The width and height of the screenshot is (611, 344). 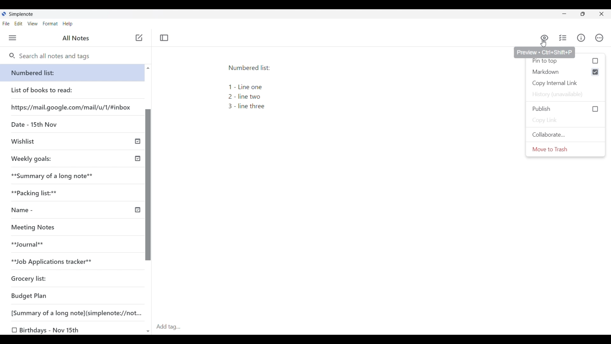 I want to click on Help menu, so click(x=67, y=24).